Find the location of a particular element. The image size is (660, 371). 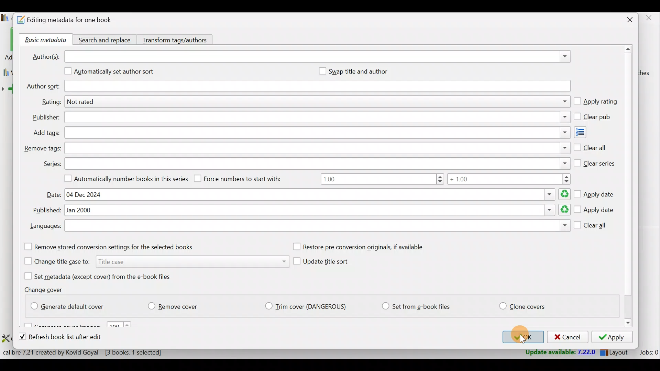

Jobs is located at coordinates (648, 352).